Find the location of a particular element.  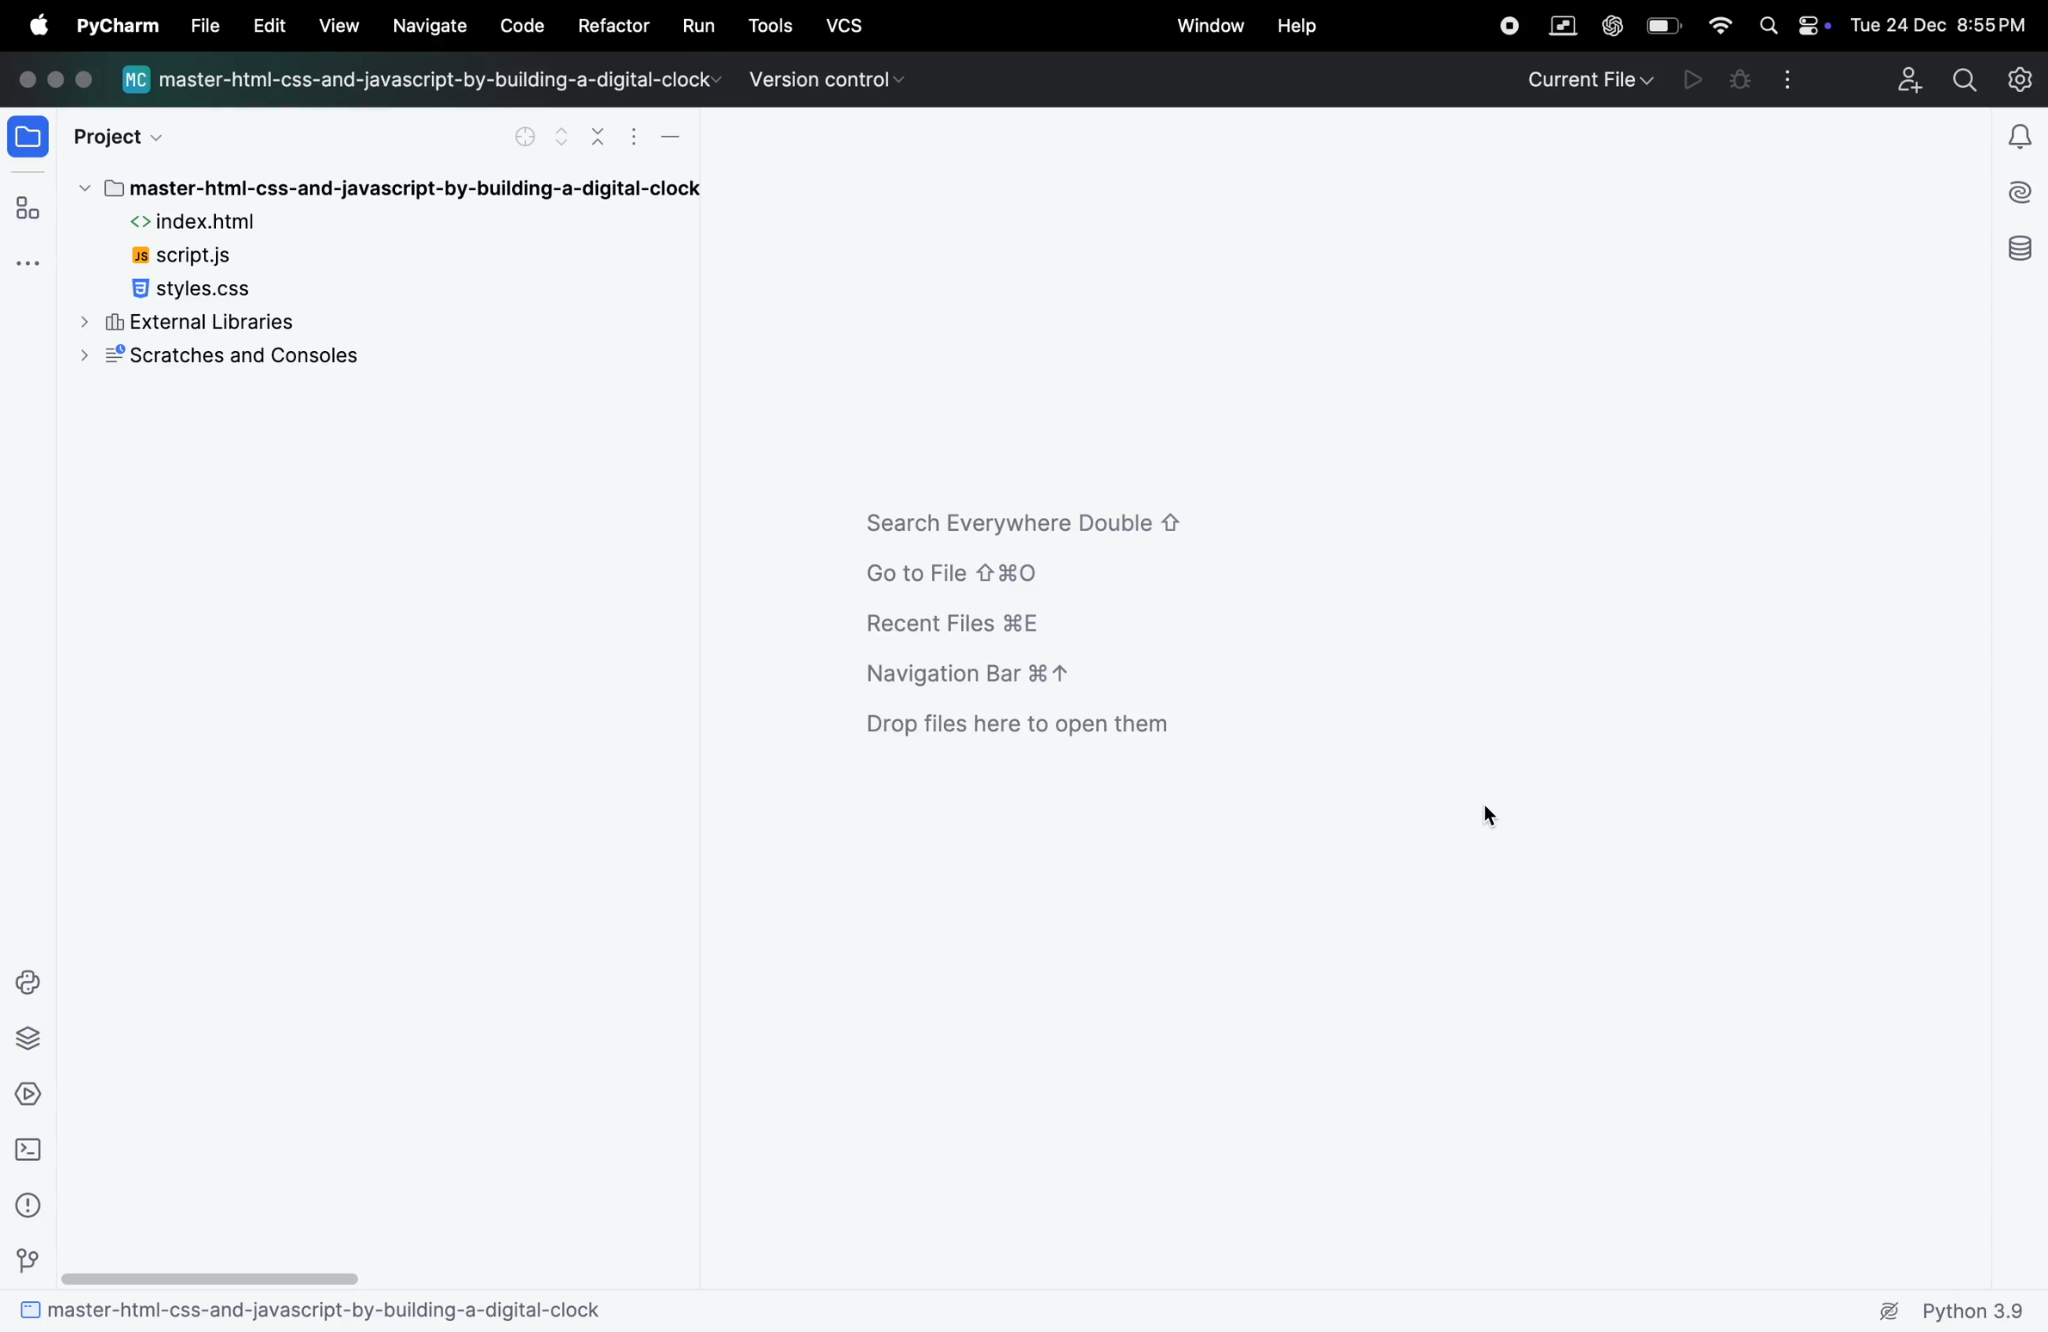

settings is located at coordinates (2024, 75).